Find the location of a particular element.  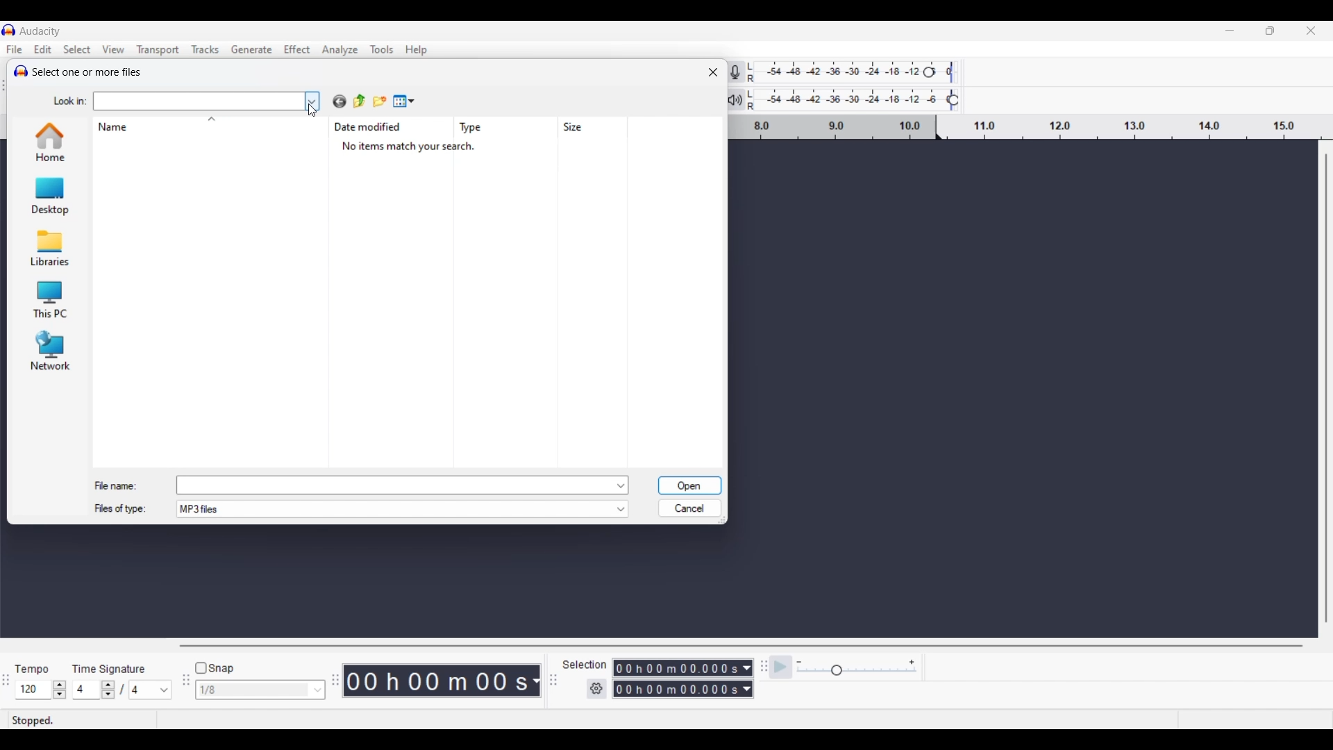

Look in: is located at coordinates (65, 99).